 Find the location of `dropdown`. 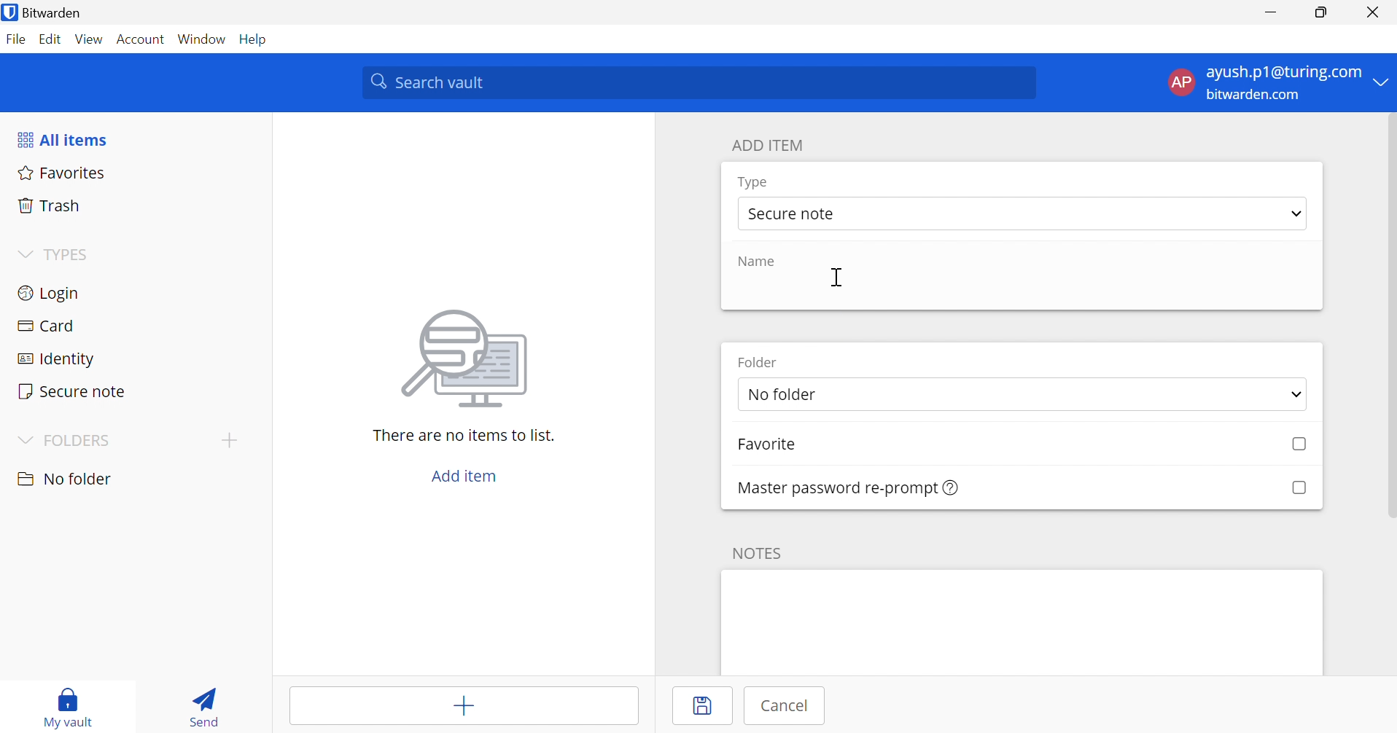

dropdown is located at coordinates (1291, 394).